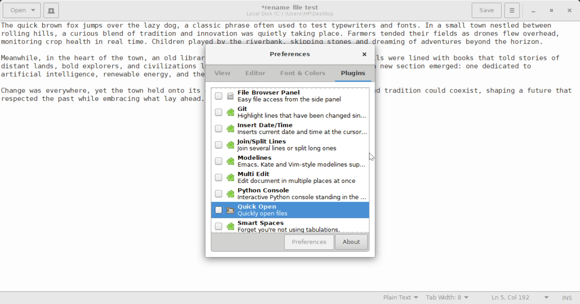 The height and width of the screenshot is (304, 580). I want to click on Input Mode, so click(567, 299).